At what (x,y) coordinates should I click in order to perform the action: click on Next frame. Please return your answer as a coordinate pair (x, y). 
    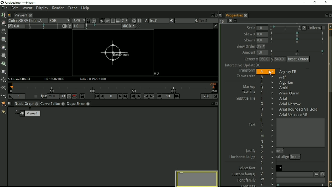
    Looking at the image, I should click on (138, 96).